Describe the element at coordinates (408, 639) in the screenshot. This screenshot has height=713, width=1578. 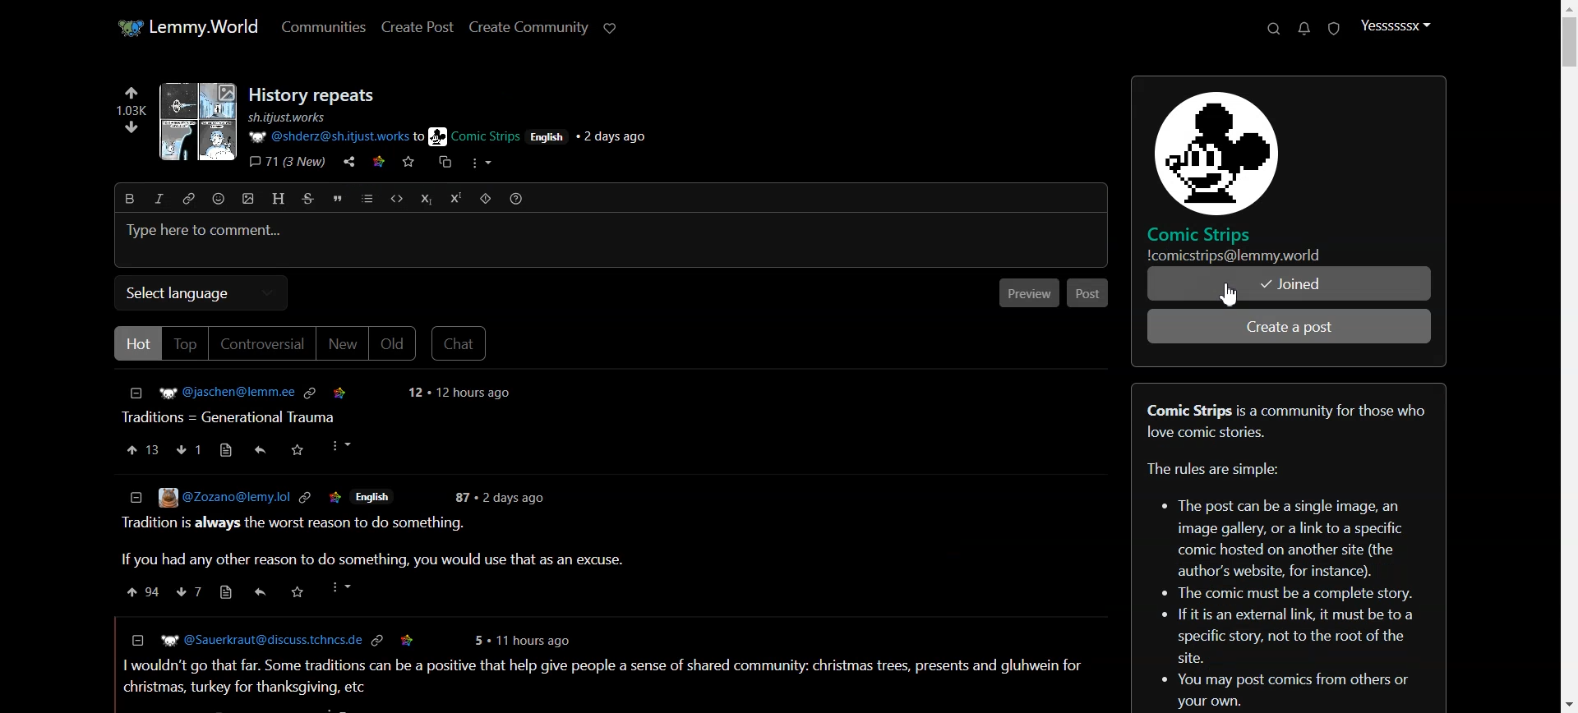
I see `save` at that location.